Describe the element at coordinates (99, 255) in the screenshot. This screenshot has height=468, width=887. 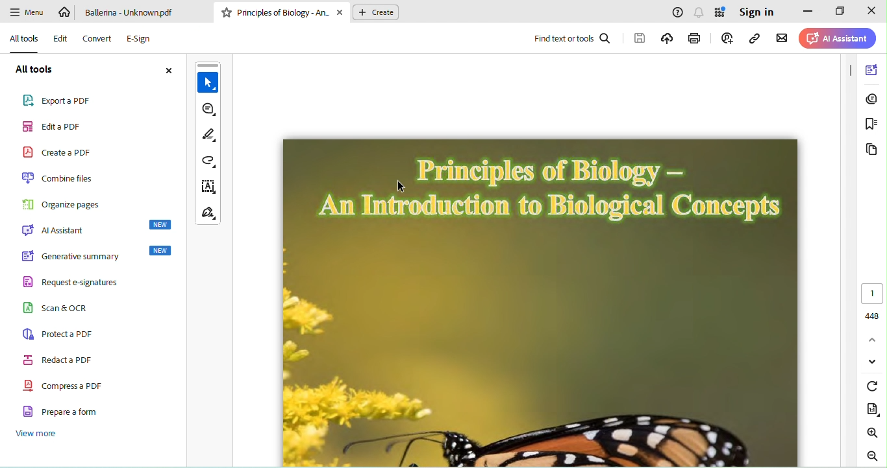
I see `generative summery   NEW` at that location.